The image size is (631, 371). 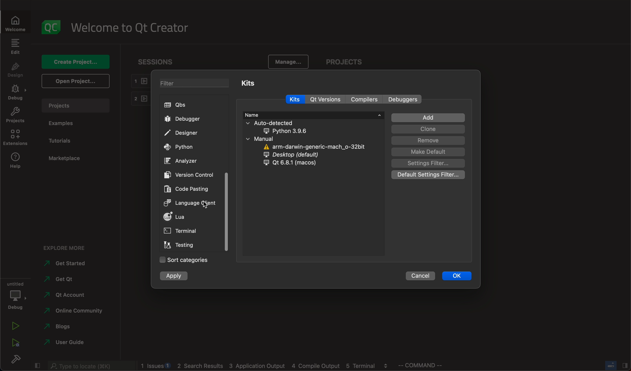 I want to click on manage, so click(x=288, y=62).